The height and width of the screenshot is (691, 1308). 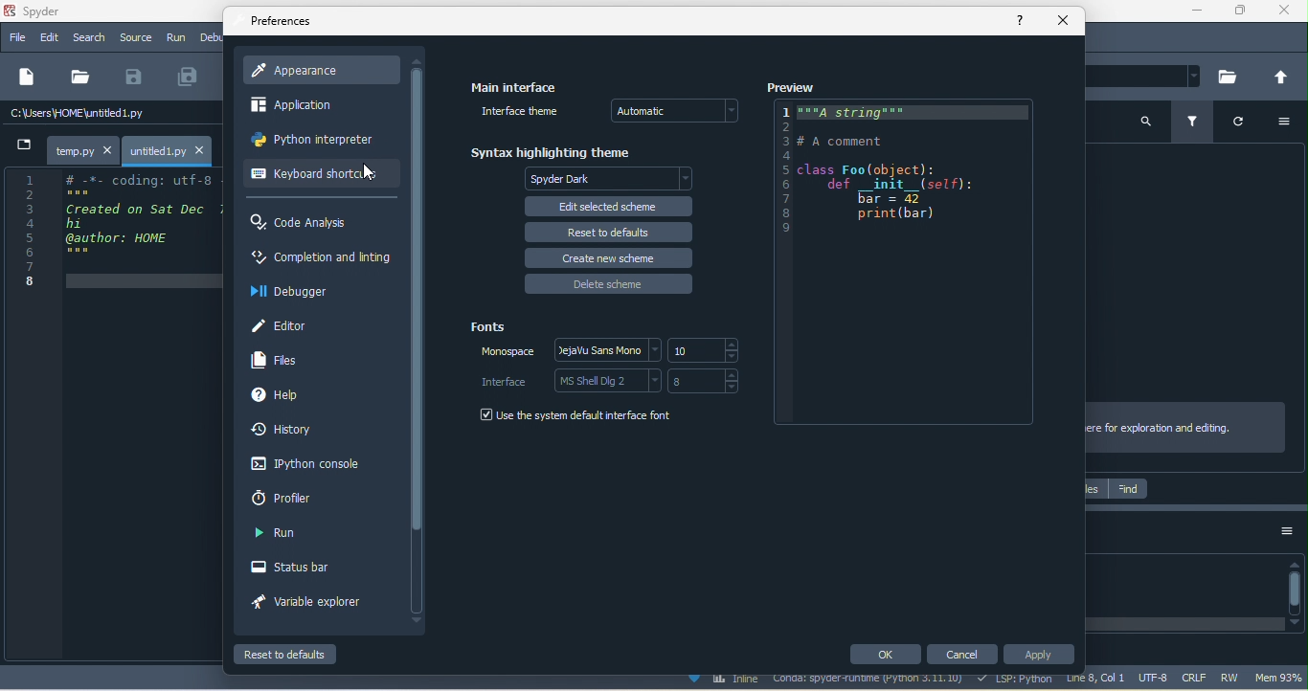 I want to click on titled, so click(x=61, y=12).